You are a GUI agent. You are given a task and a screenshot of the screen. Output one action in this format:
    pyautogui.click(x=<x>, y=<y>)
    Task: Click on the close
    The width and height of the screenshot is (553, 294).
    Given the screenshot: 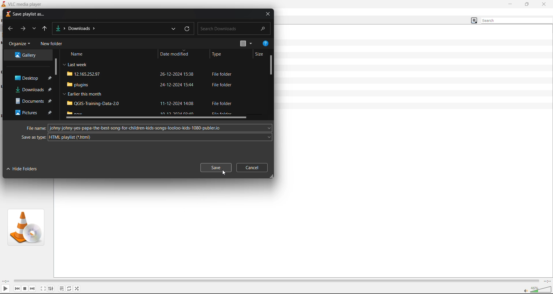 What is the action you would take?
    pyautogui.click(x=267, y=14)
    